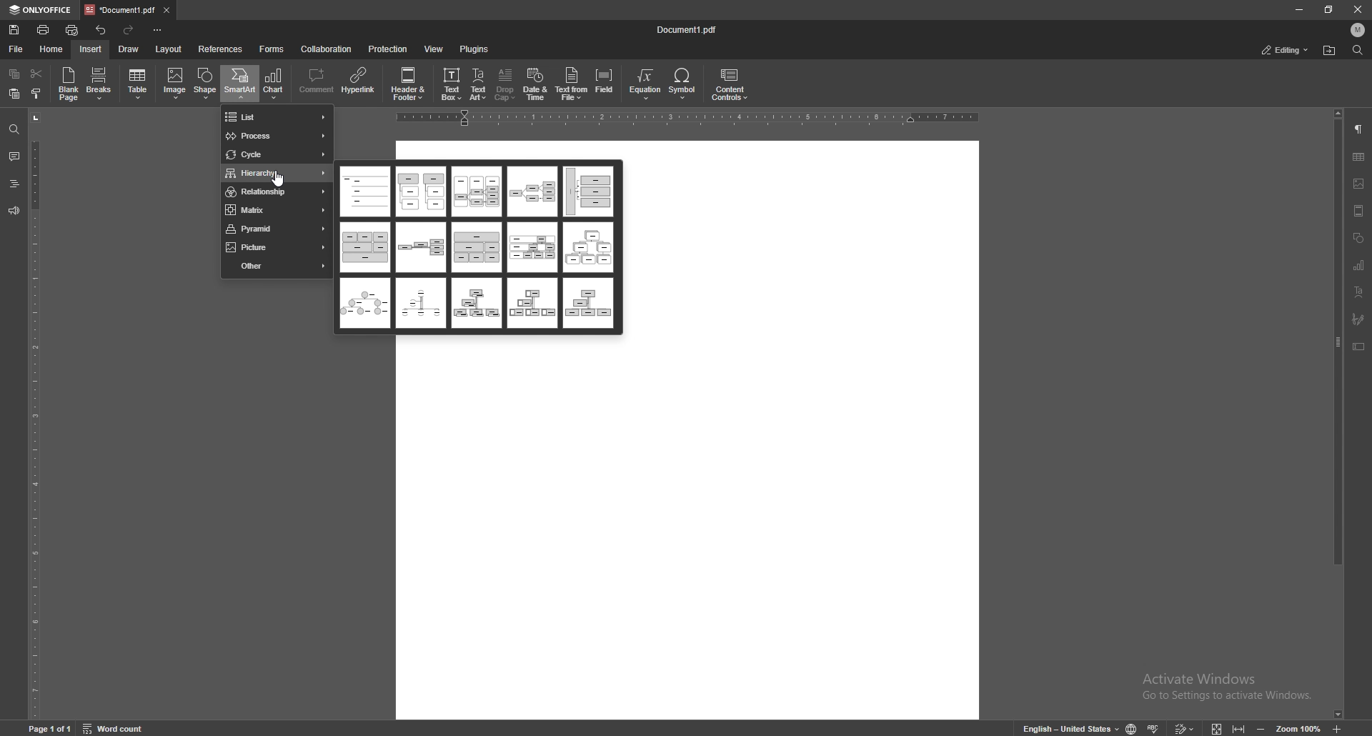  Describe the element at coordinates (100, 84) in the screenshot. I see `breaks` at that location.